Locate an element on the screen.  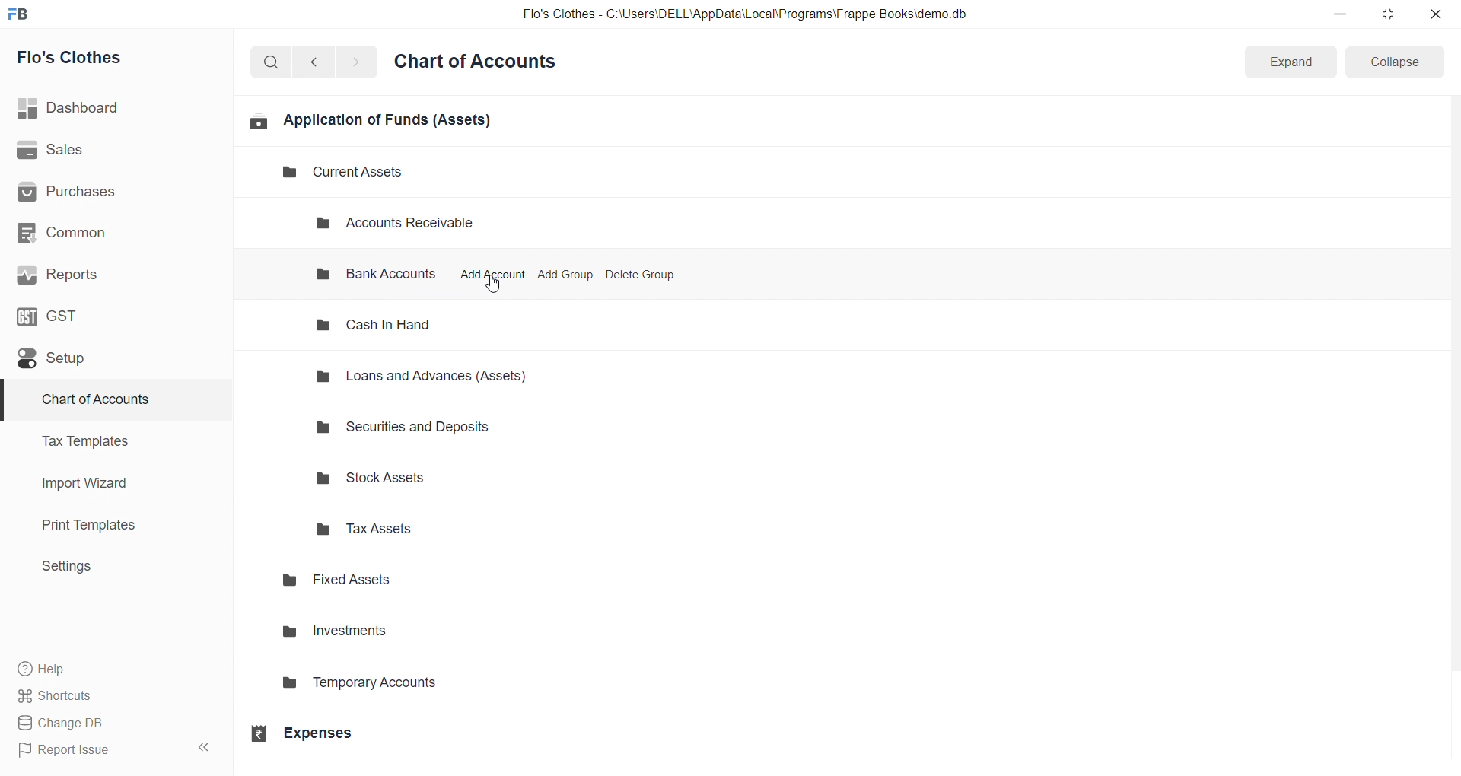
Investments is located at coordinates (412, 634).